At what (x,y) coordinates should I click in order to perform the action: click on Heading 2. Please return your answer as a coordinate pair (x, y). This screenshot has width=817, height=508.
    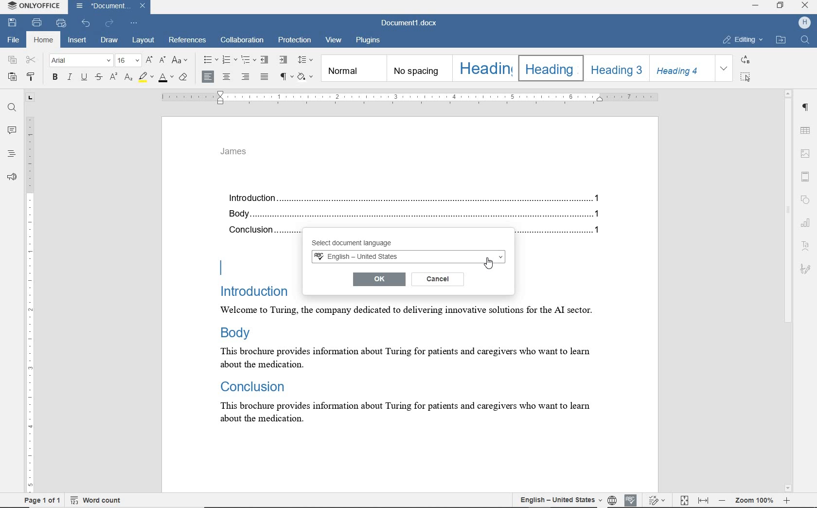
    Looking at the image, I should click on (549, 68).